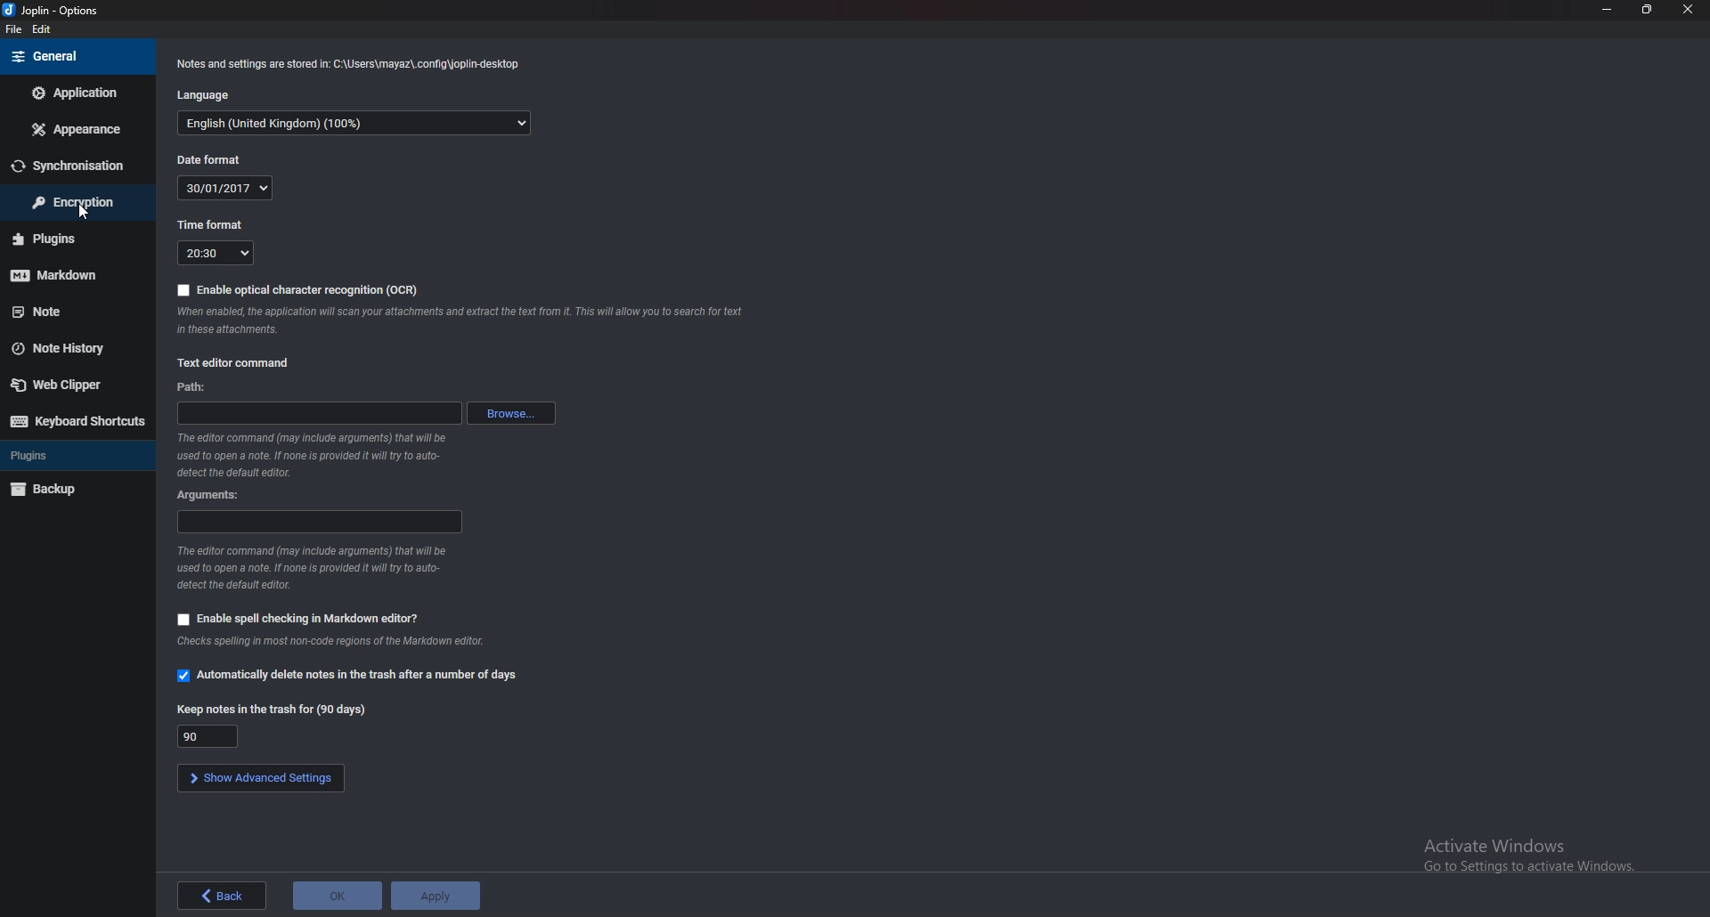  I want to click on show advanced settings, so click(262, 777).